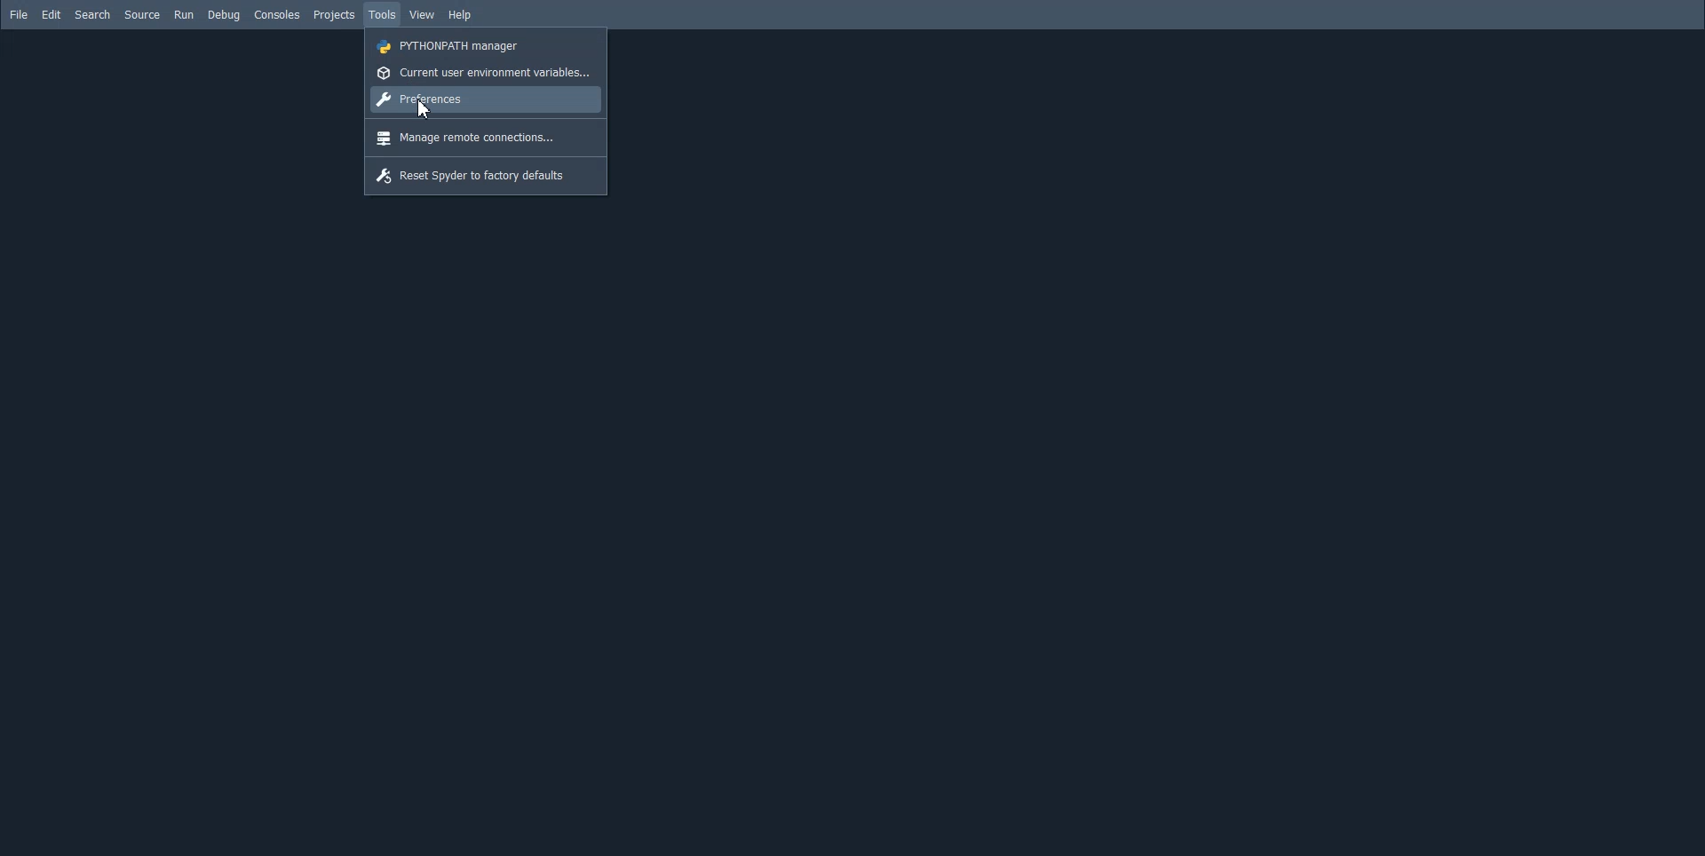 This screenshot has height=856, width=1705. What do you see at coordinates (459, 15) in the screenshot?
I see `Help` at bounding box center [459, 15].